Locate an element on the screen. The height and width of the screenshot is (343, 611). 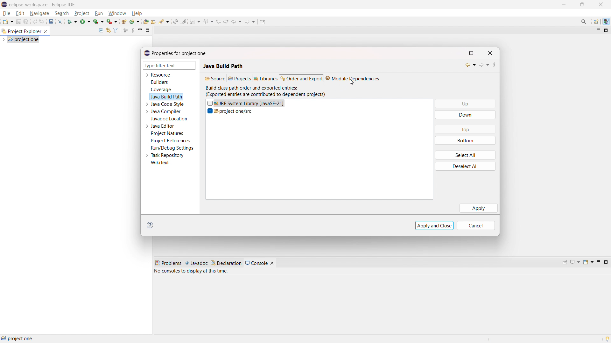
toggle ant editor auto reconcile is located at coordinates (175, 21).